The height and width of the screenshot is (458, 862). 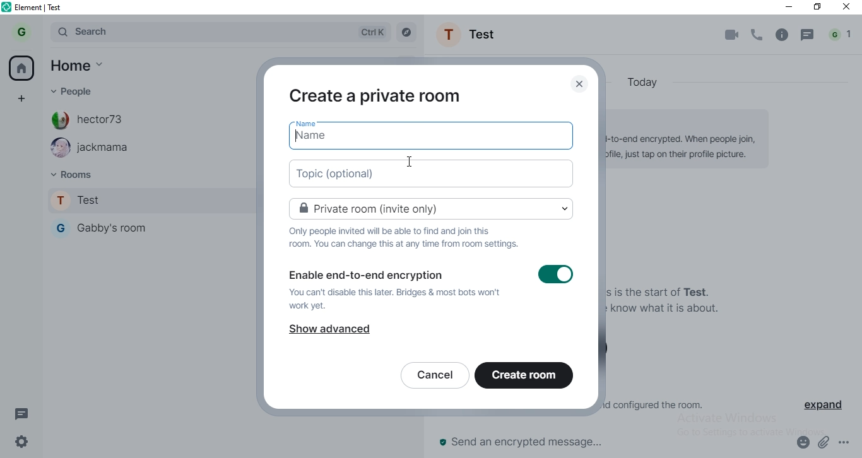 What do you see at coordinates (823, 406) in the screenshot?
I see `expand` at bounding box center [823, 406].